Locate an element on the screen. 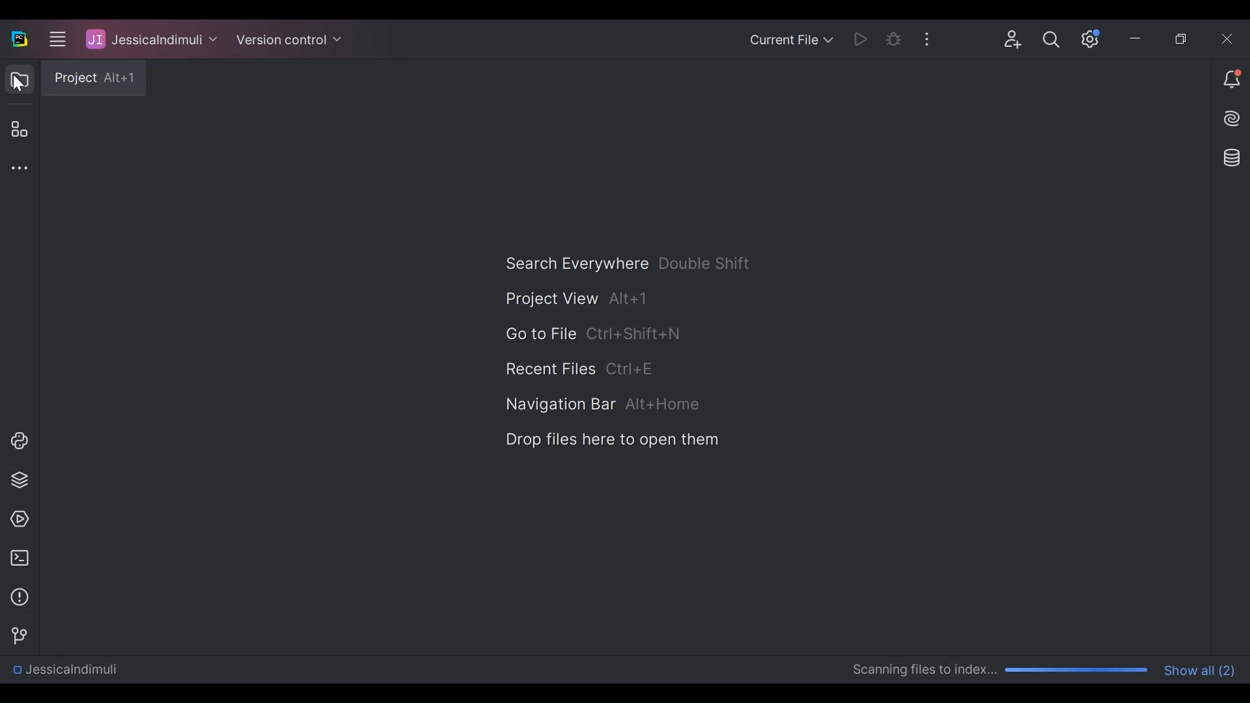 The width and height of the screenshot is (1250, 703). Project View is located at coordinates (577, 299).